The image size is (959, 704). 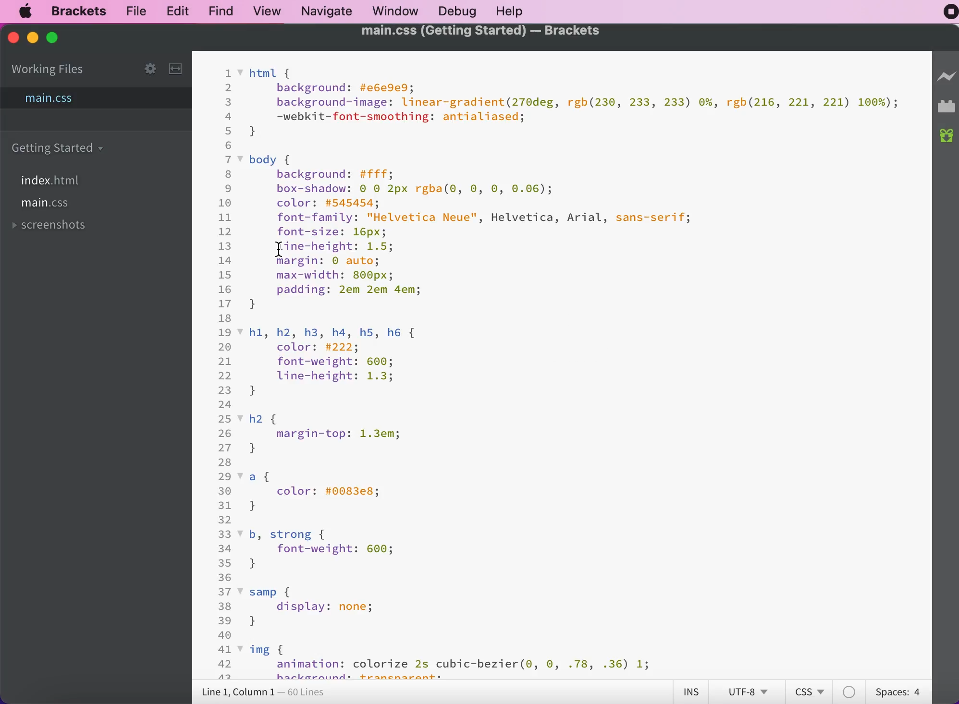 What do you see at coordinates (26, 13) in the screenshot?
I see `mac logo` at bounding box center [26, 13].